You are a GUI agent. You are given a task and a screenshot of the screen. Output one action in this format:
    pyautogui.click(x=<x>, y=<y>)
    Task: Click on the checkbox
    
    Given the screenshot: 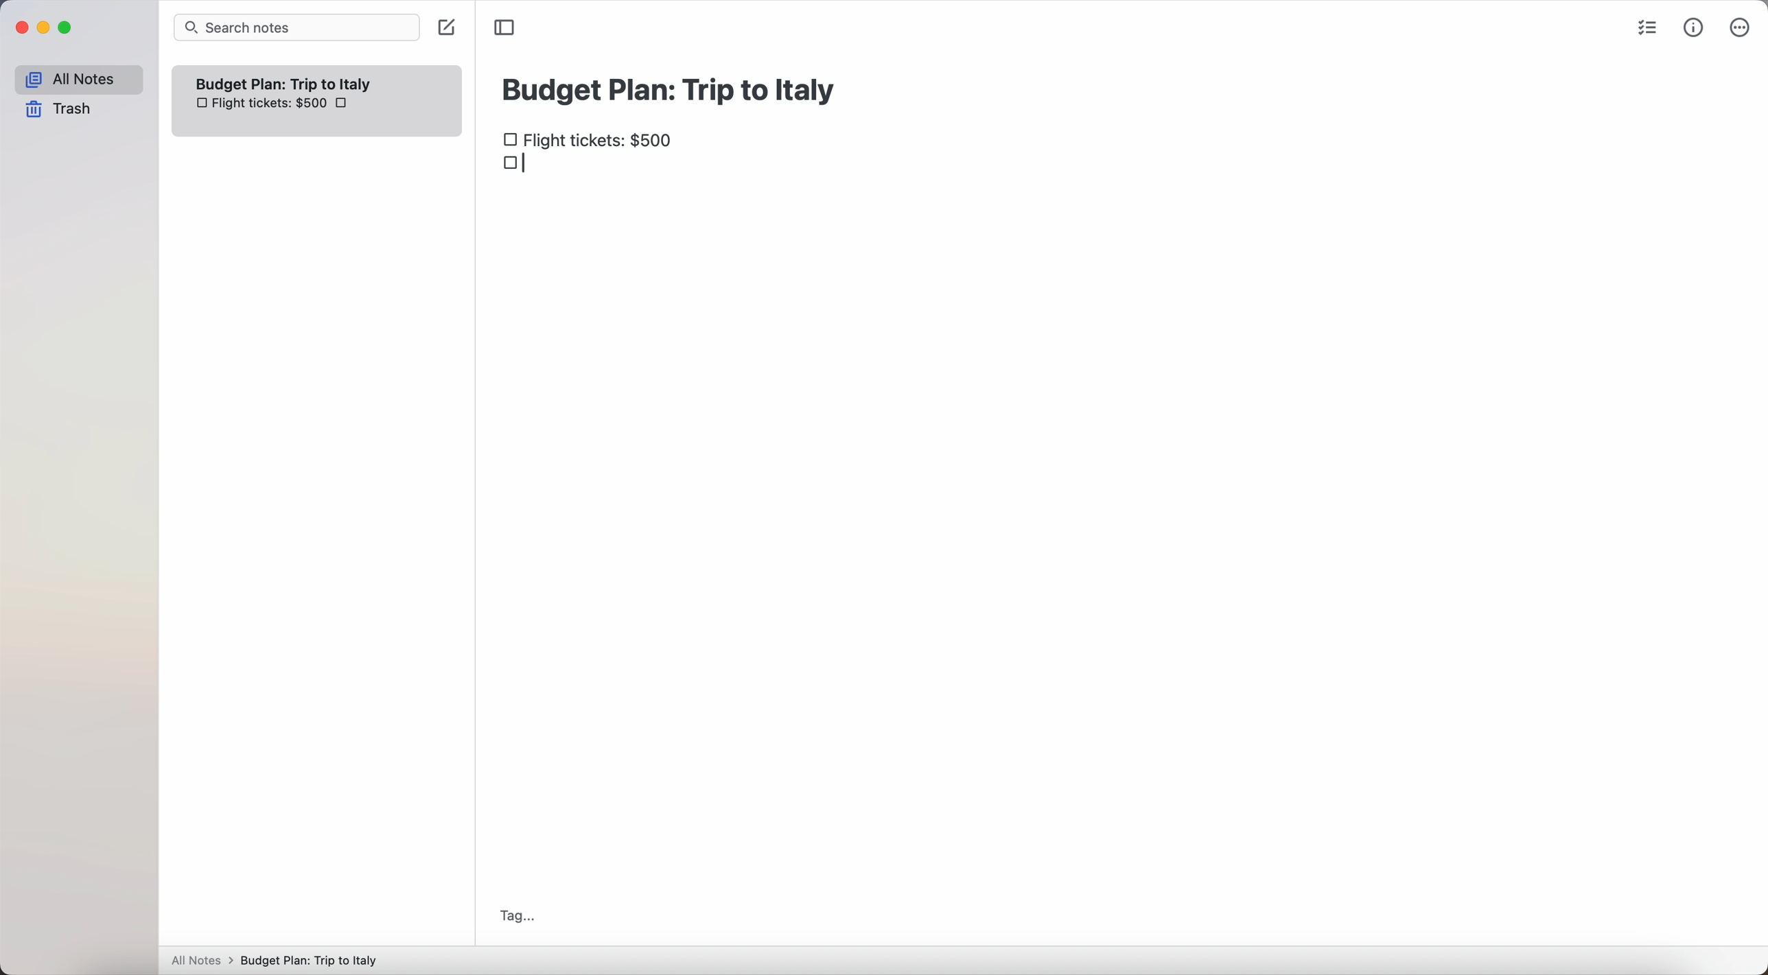 What is the action you would take?
    pyautogui.click(x=520, y=165)
    